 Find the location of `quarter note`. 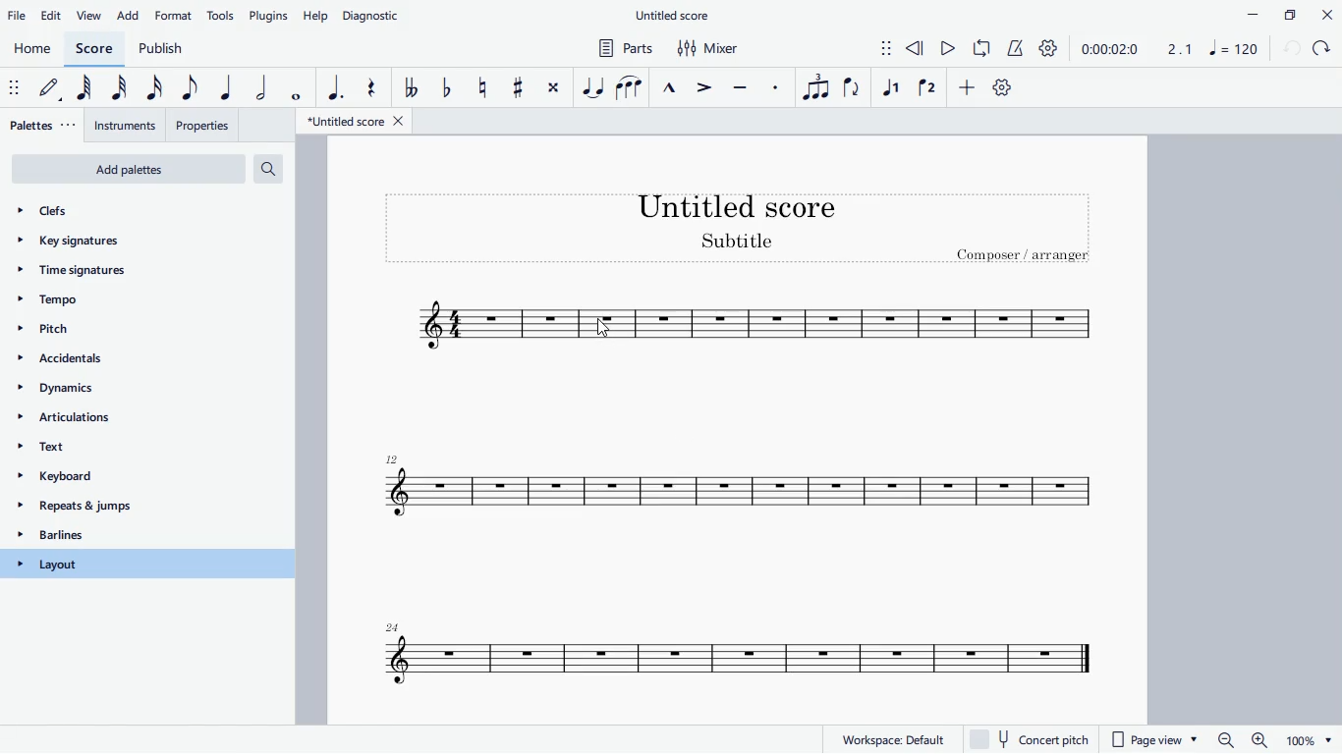

quarter note is located at coordinates (224, 85).